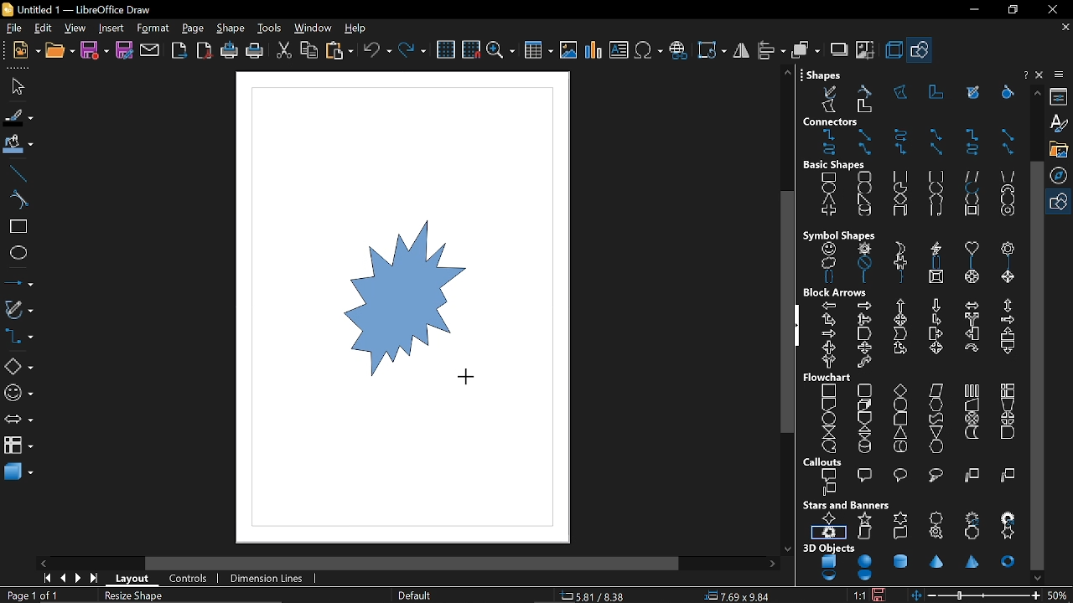  What do you see at coordinates (18, 446) in the screenshot?
I see `flowchart` at bounding box center [18, 446].